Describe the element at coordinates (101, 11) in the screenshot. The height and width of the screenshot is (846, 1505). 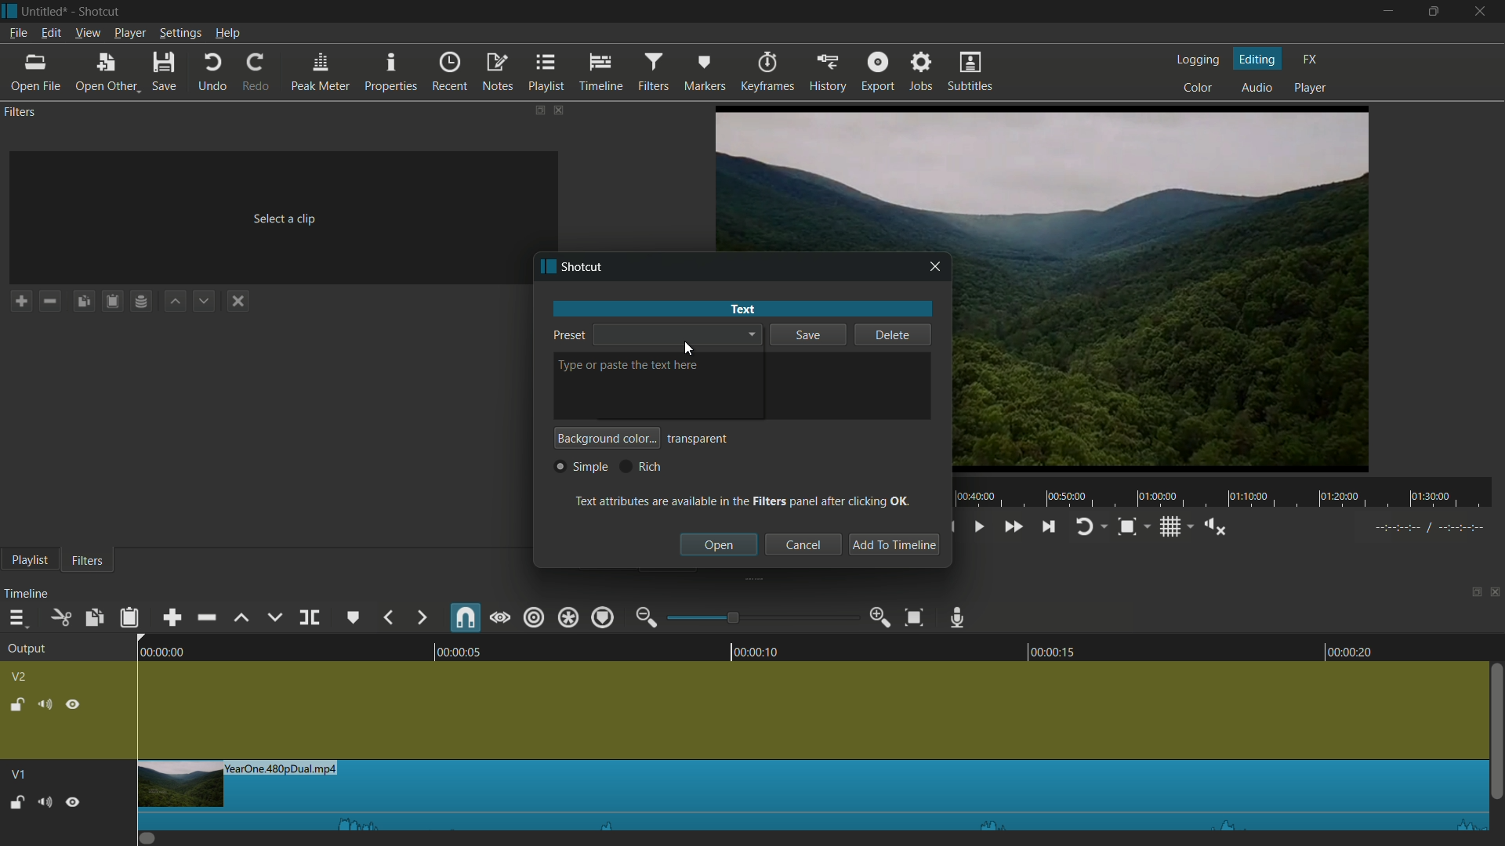
I see `app name` at that location.